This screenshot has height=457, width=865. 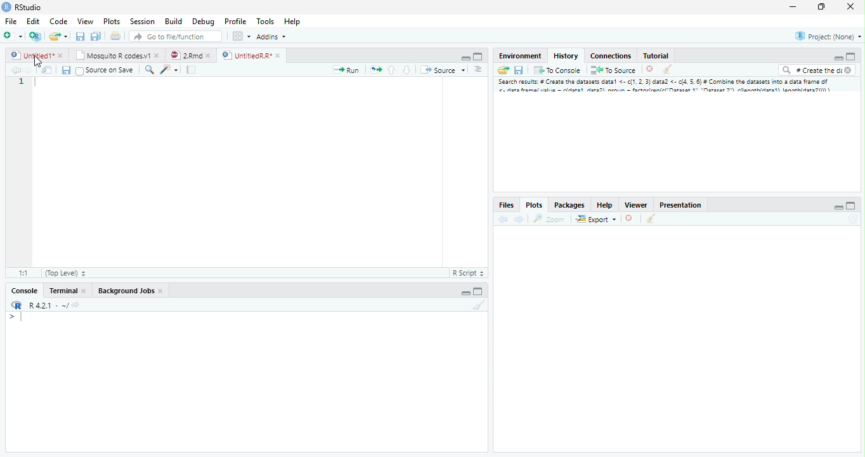 What do you see at coordinates (816, 71) in the screenshot?
I see `# Create the di` at bounding box center [816, 71].